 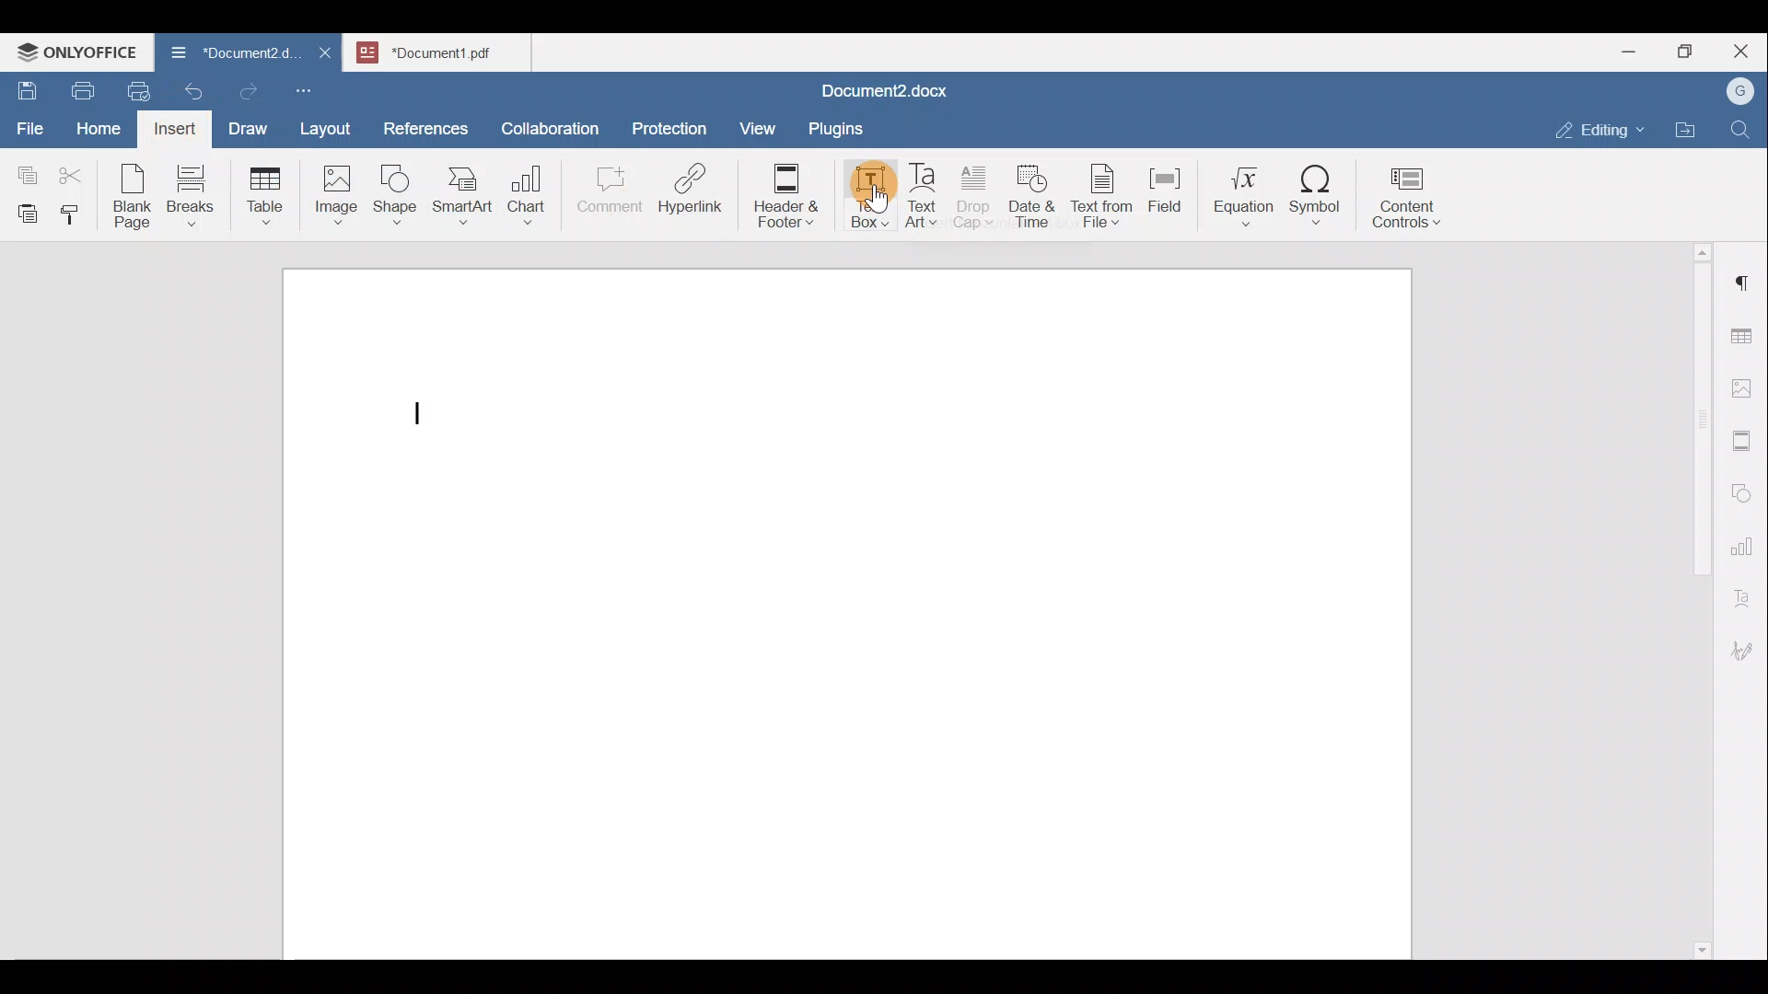 What do you see at coordinates (1316, 201) in the screenshot?
I see `Symbol` at bounding box center [1316, 201].